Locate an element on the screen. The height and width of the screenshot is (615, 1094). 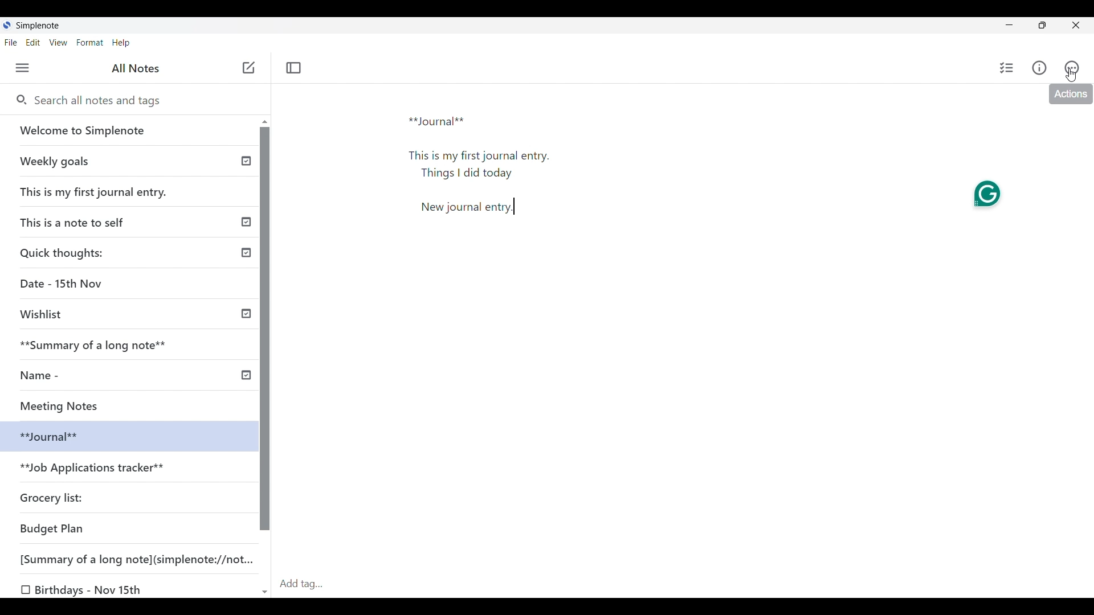
Date - 15th Nov is located at coordinates (63, 284).